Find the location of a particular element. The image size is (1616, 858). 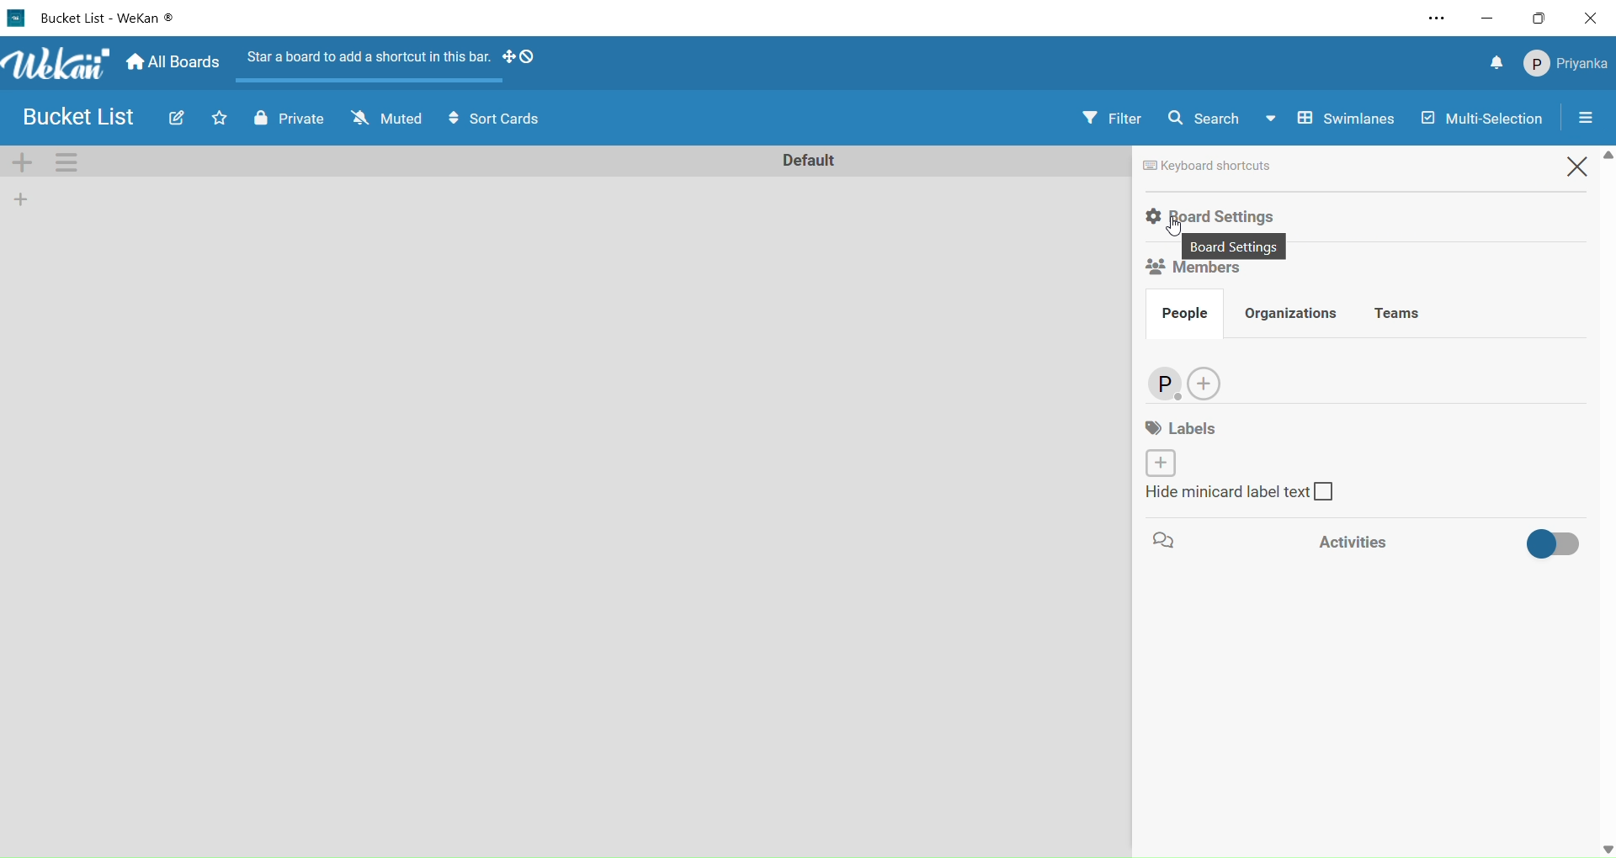

title is located at coordinates (62, 64).